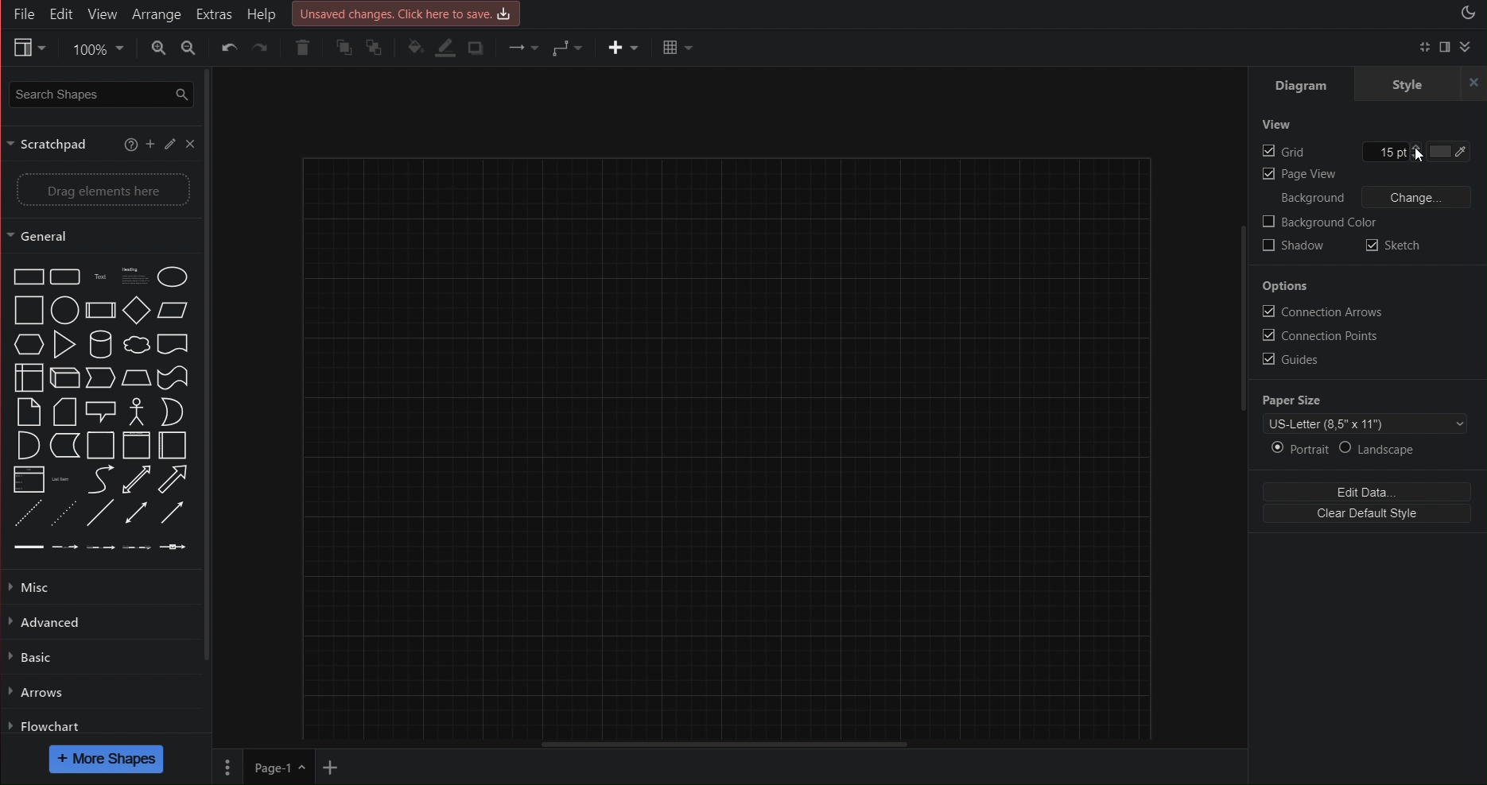 The image size is (1487, 785). Describe the element at coordinates (214, 14) in the screenshot. I see `Extras` at that location.